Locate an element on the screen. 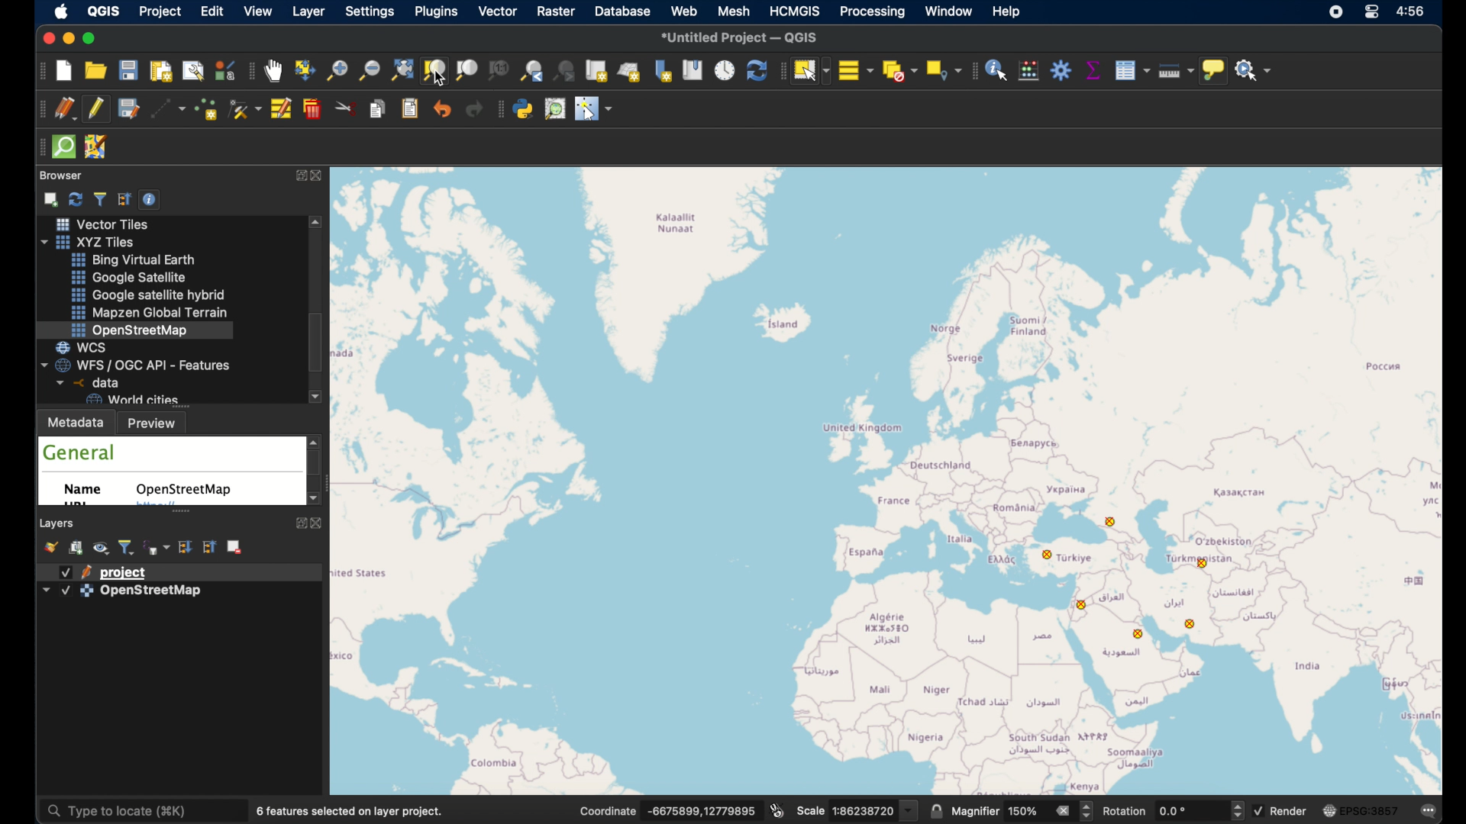  dropdown is located at coordinates (45, 589).